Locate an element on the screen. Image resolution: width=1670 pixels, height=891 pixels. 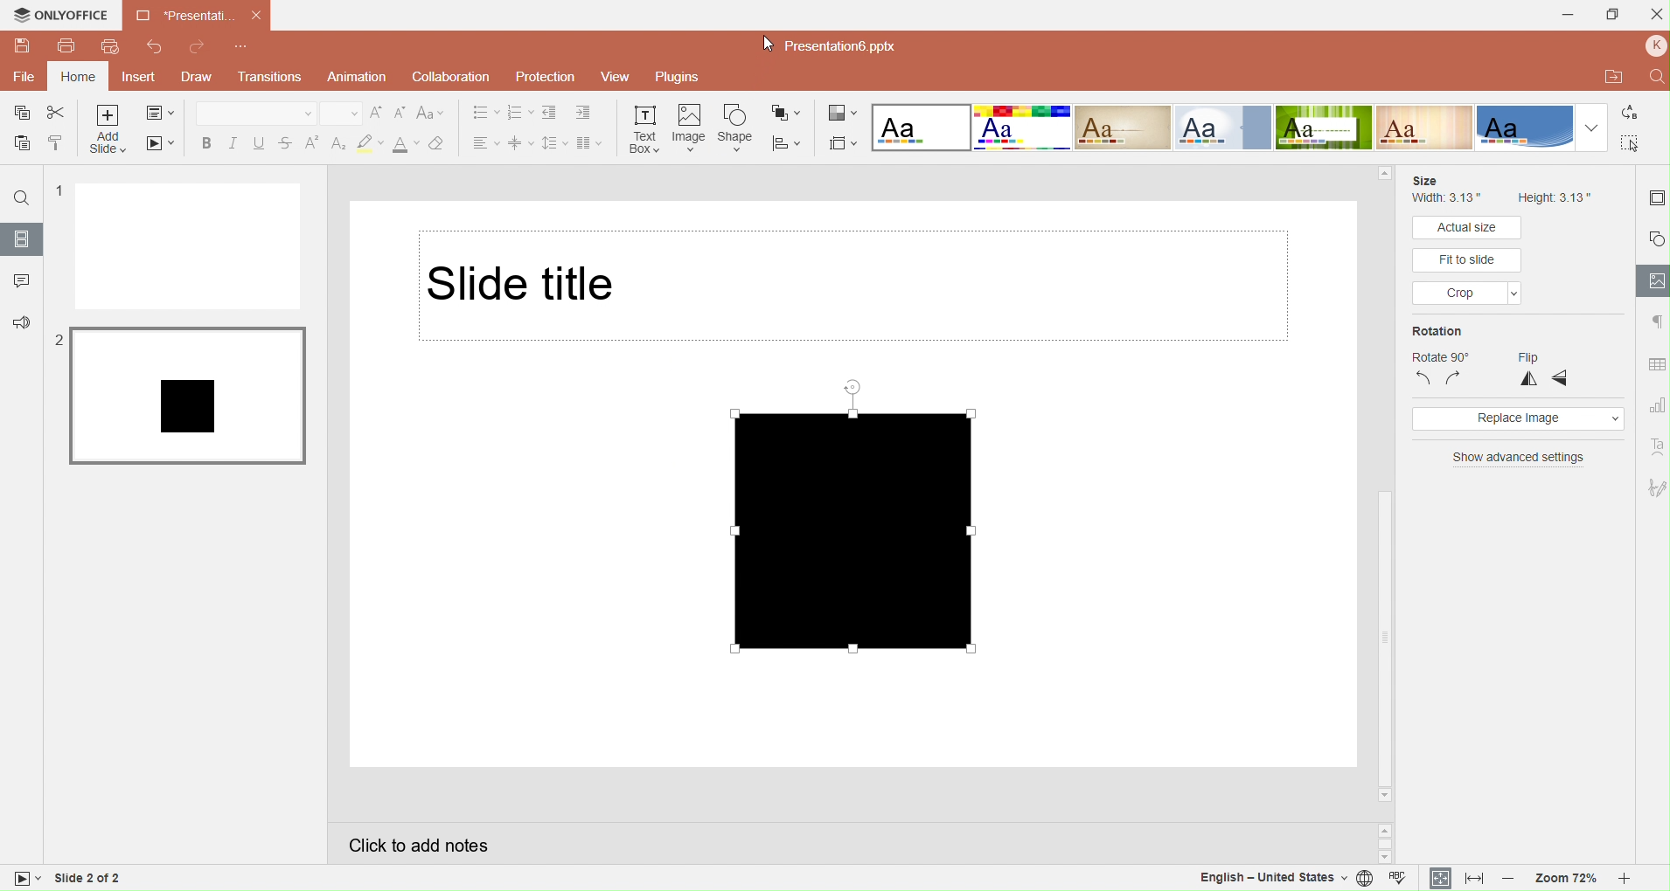
Basic is located at coordinates (1023, 127).